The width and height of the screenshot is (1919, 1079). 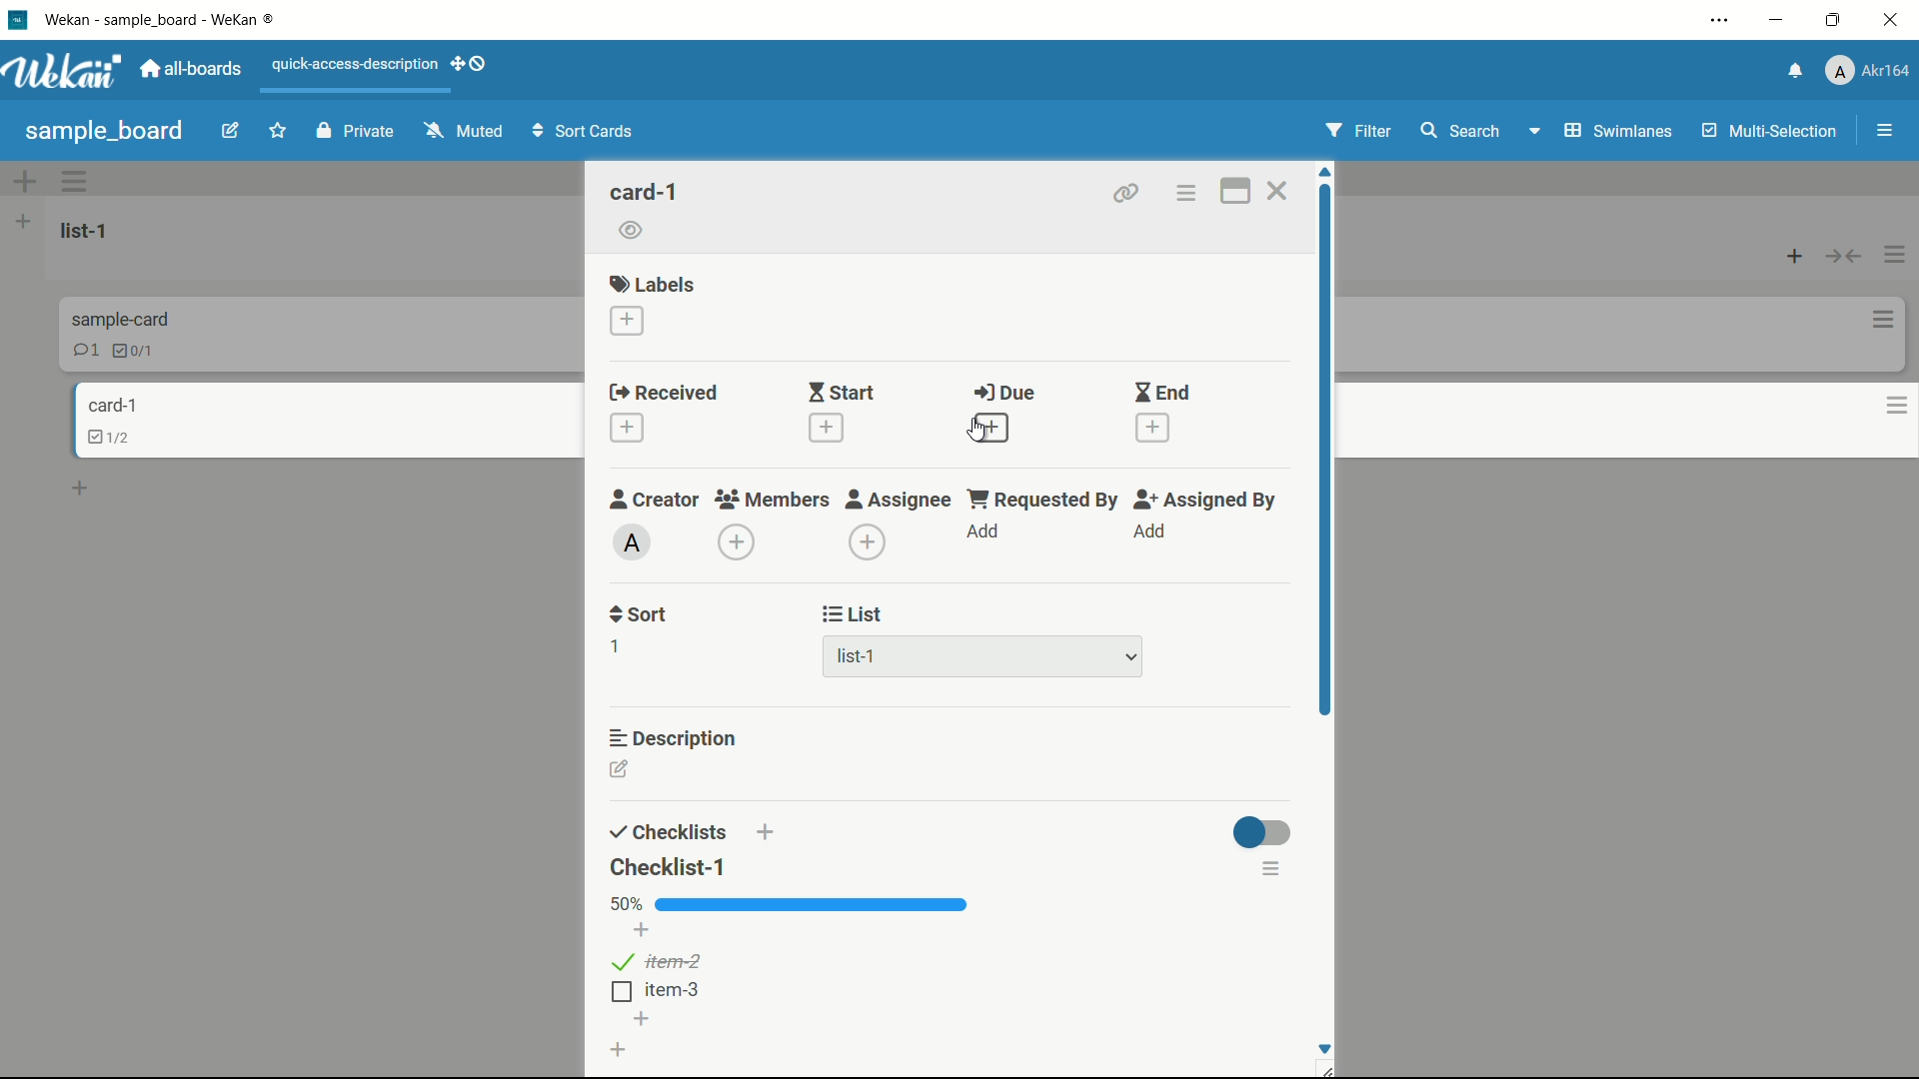 What do you see at coordinates (1462, 131) in the screenshot?
I see `search` at bounding box center [1462, 131].